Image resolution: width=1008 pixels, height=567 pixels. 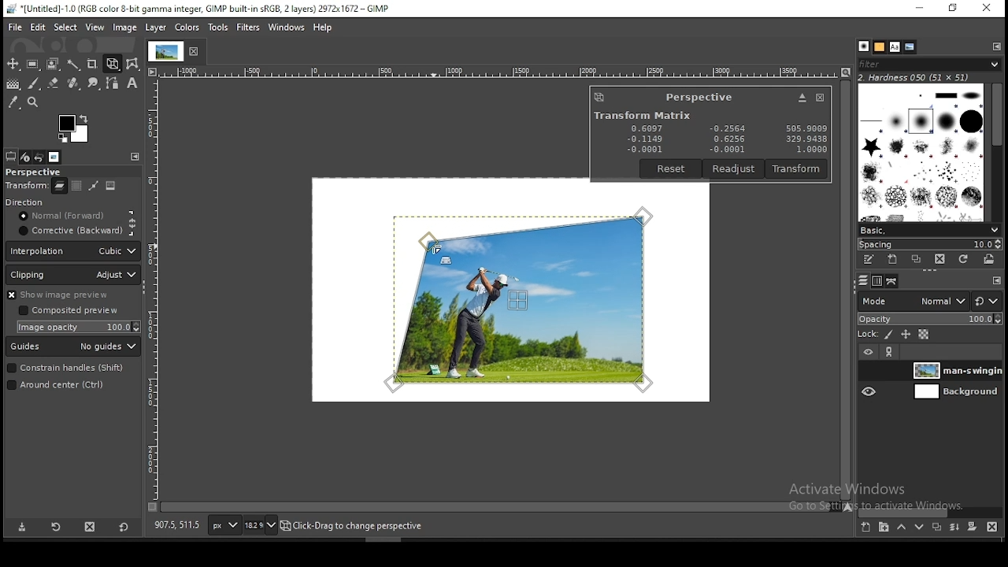 What do you see at coordinates (218, 25) in the screenshot?
I see `tools` at bounding box center [218, 25].